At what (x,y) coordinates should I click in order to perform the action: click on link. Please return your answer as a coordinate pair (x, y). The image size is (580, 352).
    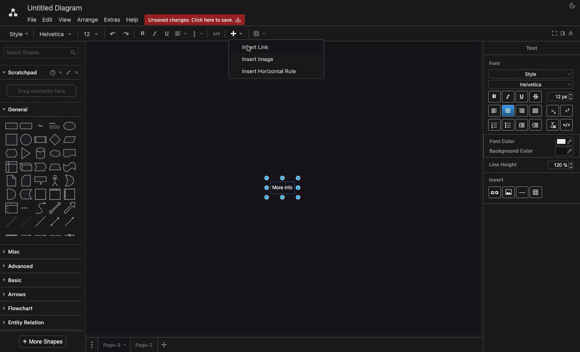
    Looking at the image, I should click on (11, 235).